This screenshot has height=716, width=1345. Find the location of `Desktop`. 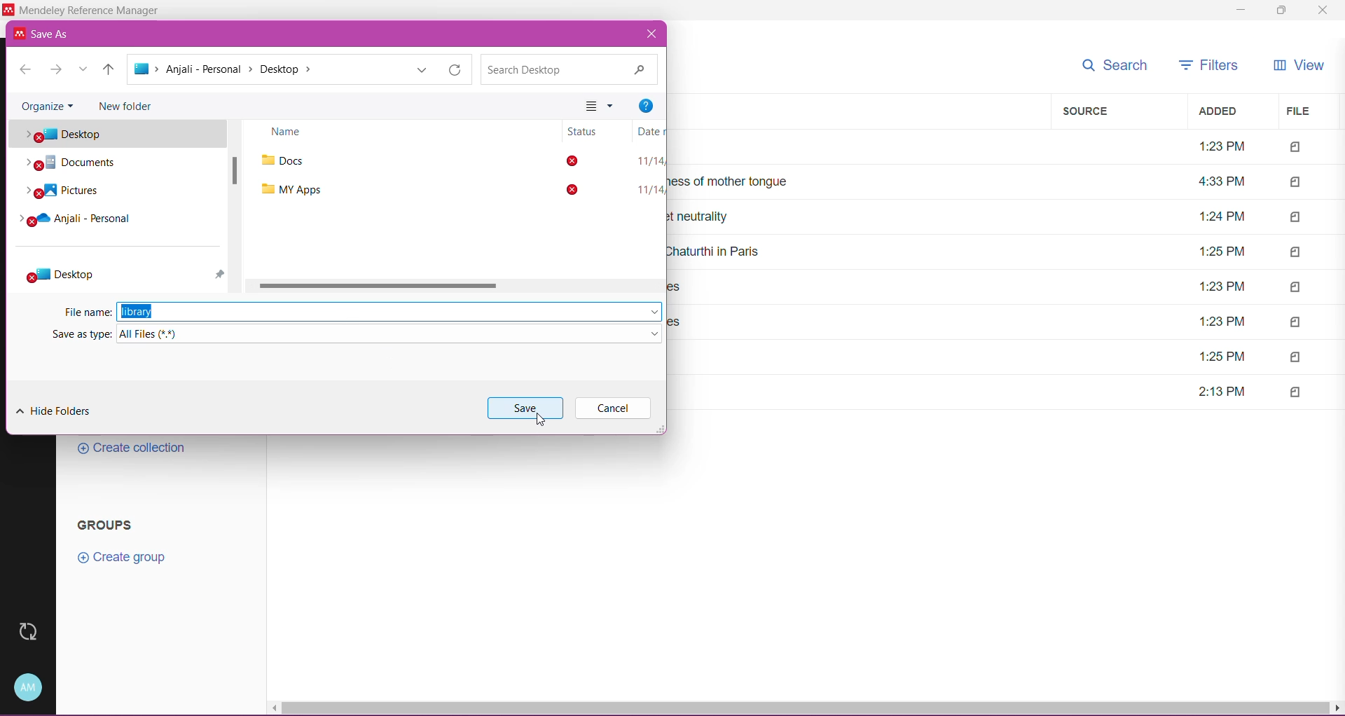

Desktop is located at coordinates (63, 275).